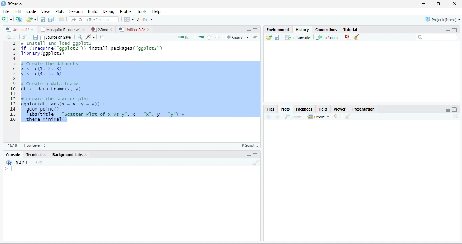 This screenshot has width=462, height=244. I want to click on Go to previous section/chunk, so click(209, 37).